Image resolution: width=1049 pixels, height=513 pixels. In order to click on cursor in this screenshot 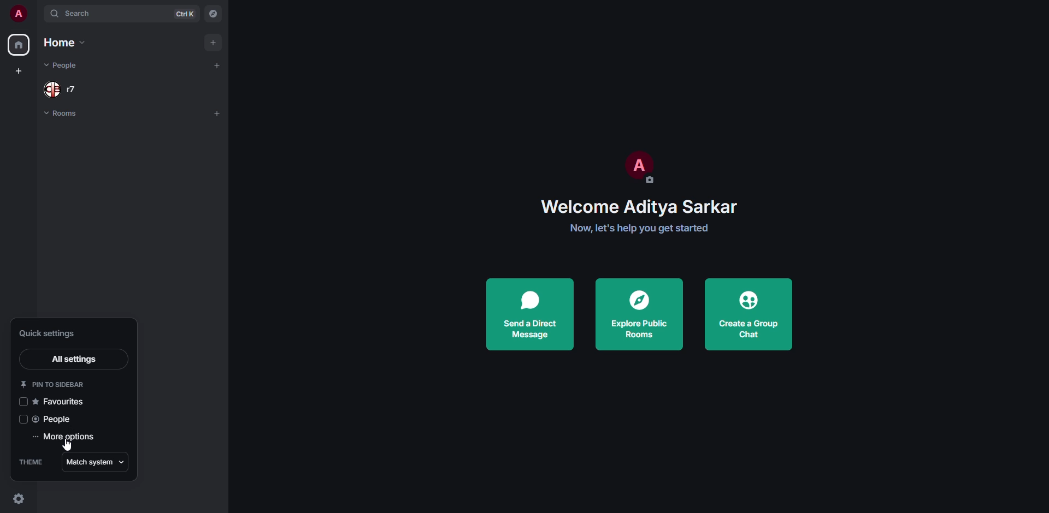, I will do `click(68, 449)`.